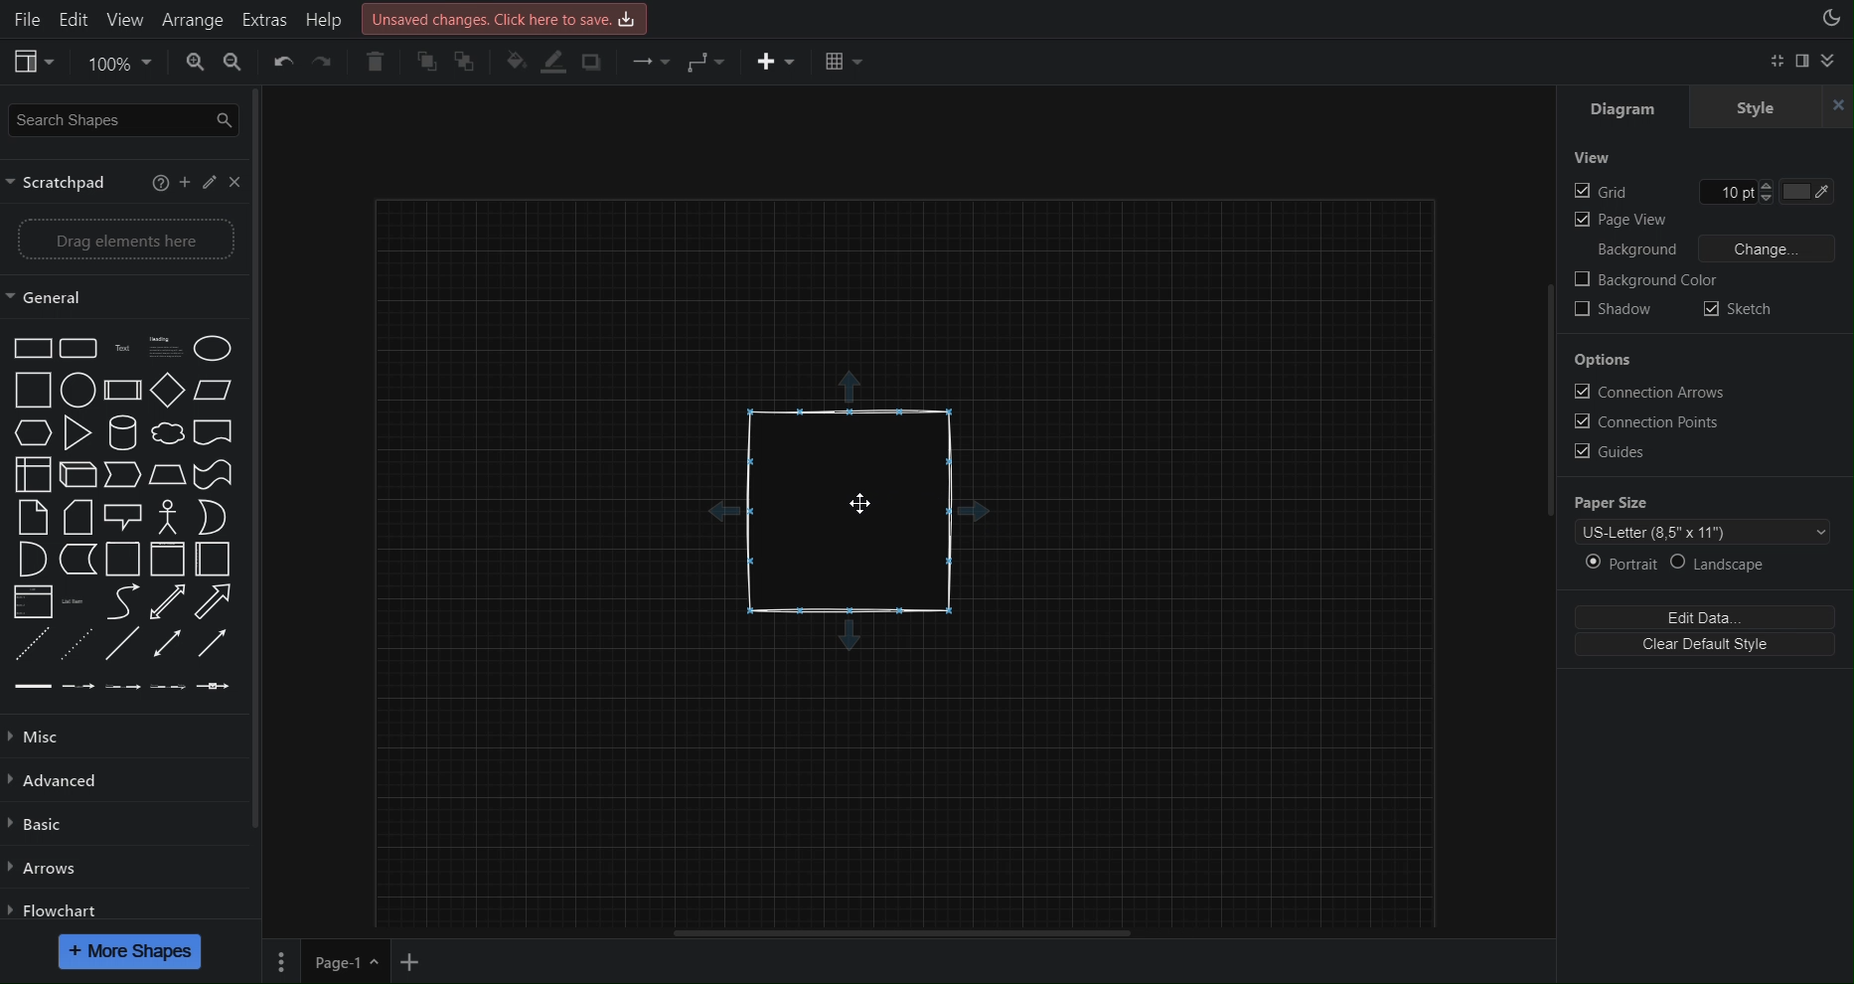  What do you see at coordinates (1830, 21) in the screenshot?
I see `Appearance` at bounding box center [1830, 21].